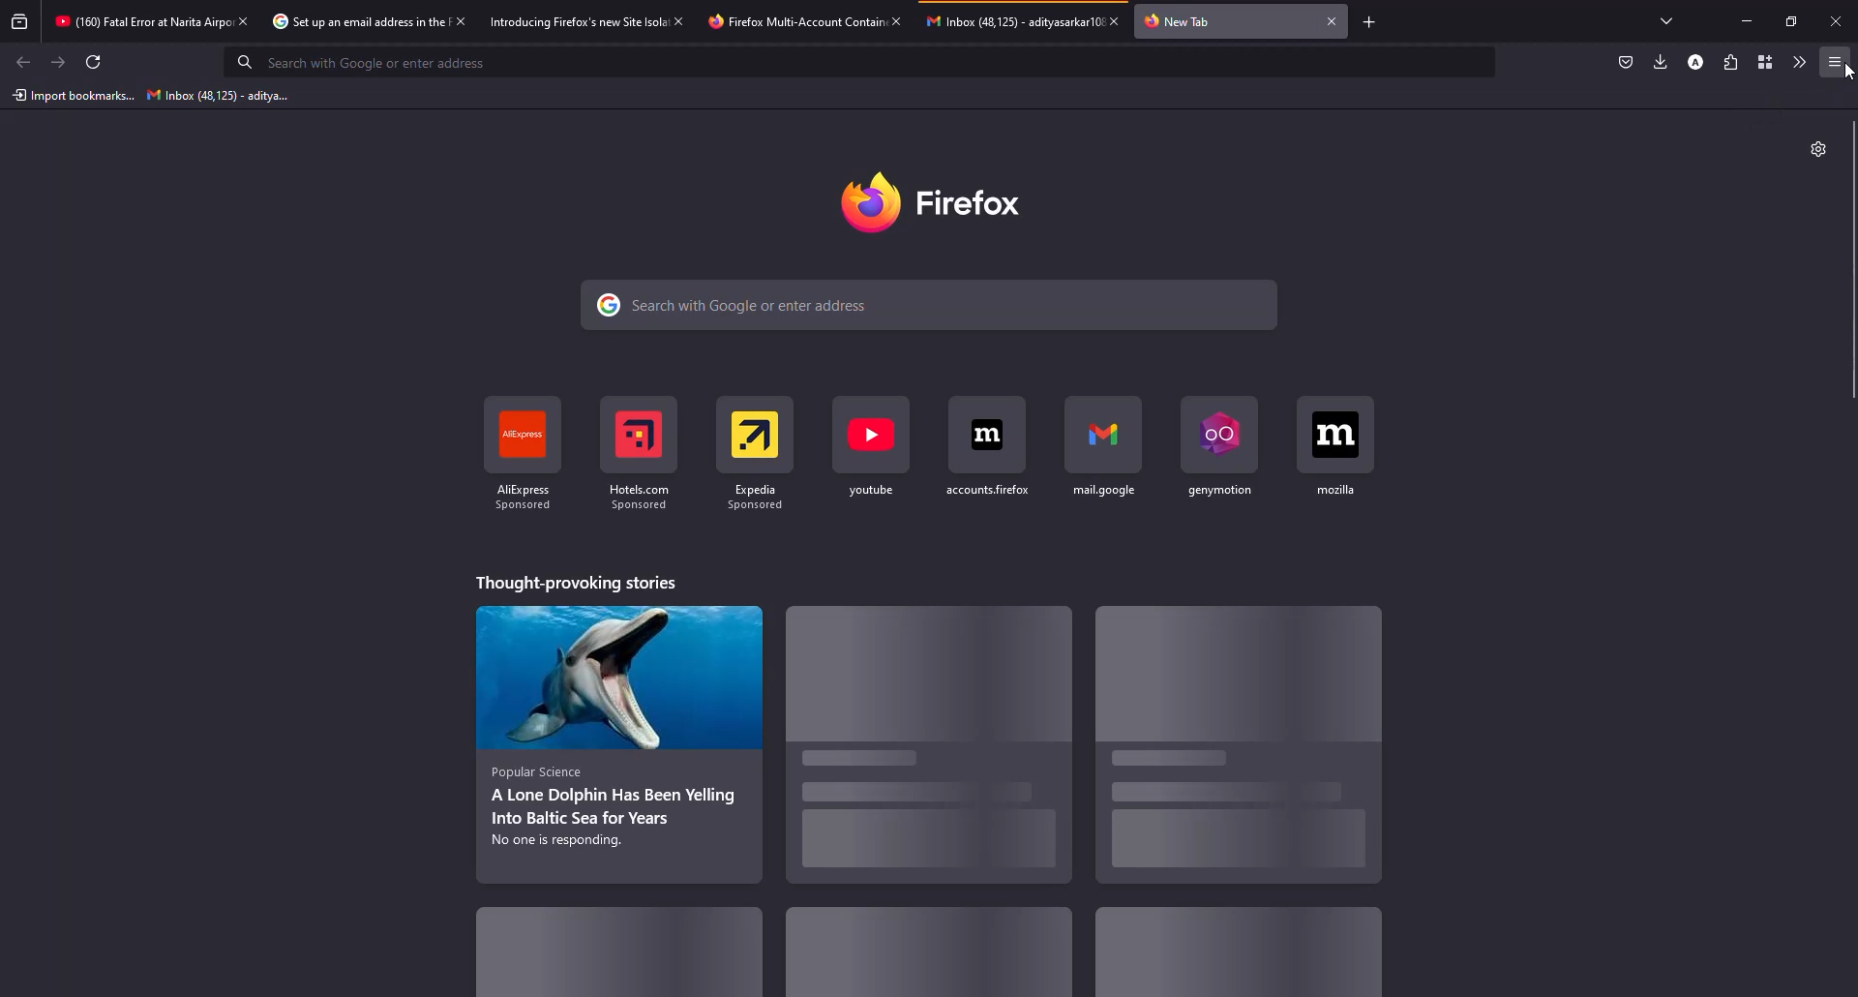 The width and height of the screenshot is (1858, 997). What do you see at coordinates (577, 20) in the screenshot?
I see `tab` at bounding box center [577, 20].